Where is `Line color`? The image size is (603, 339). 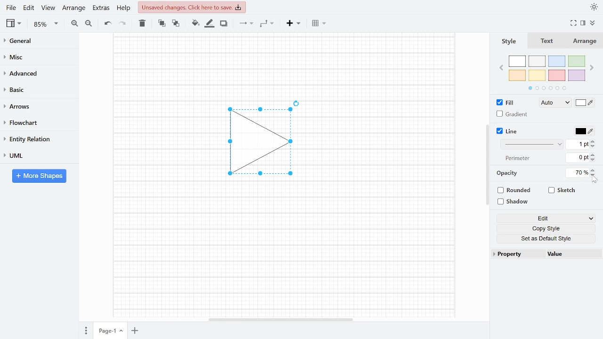 Line color is located at coordinates (583, 130).